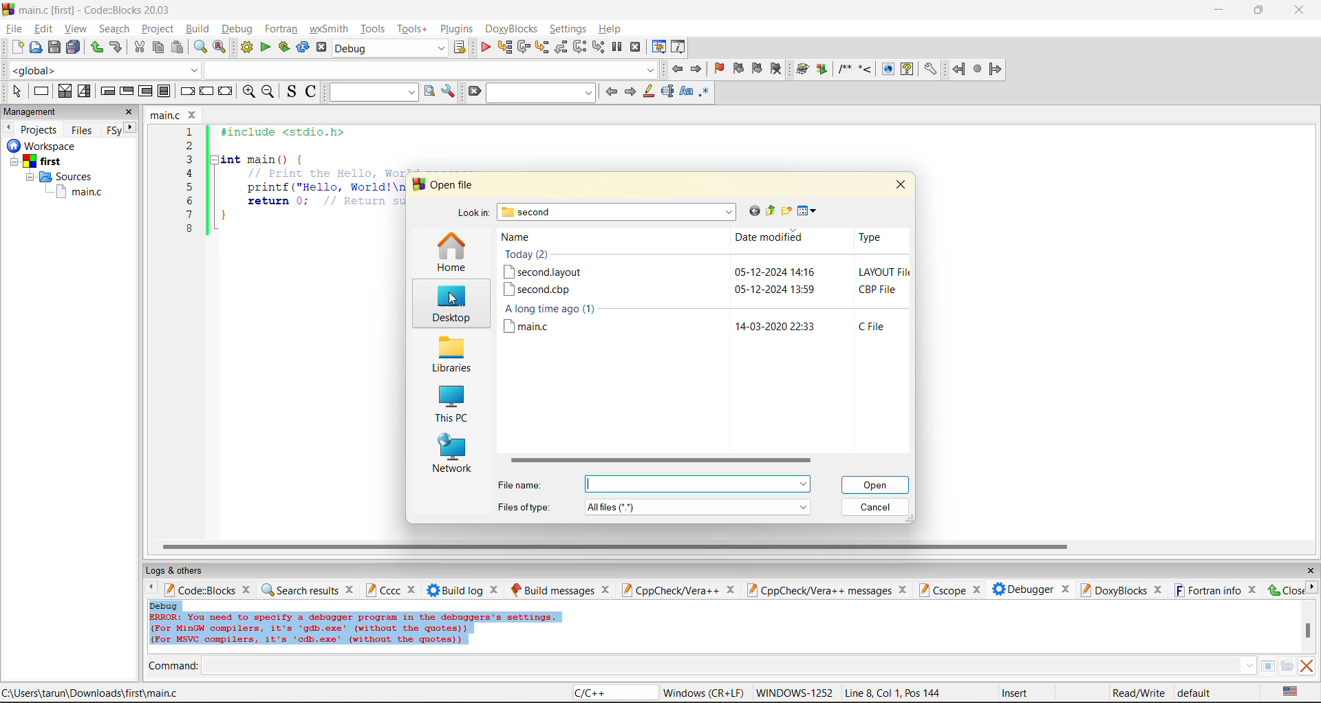  I want to click on next bookmark, so click(758, 67).